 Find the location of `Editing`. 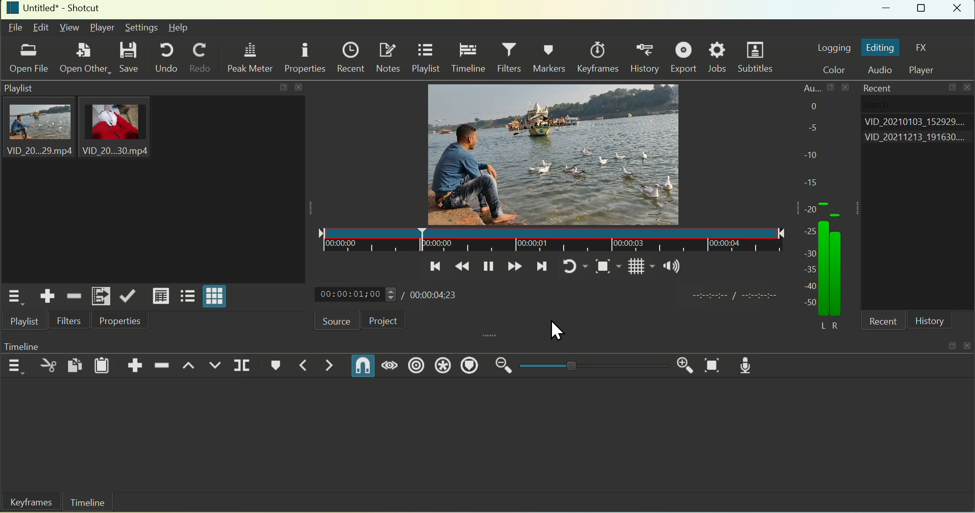

Editing is located at coordinates (881, 48).